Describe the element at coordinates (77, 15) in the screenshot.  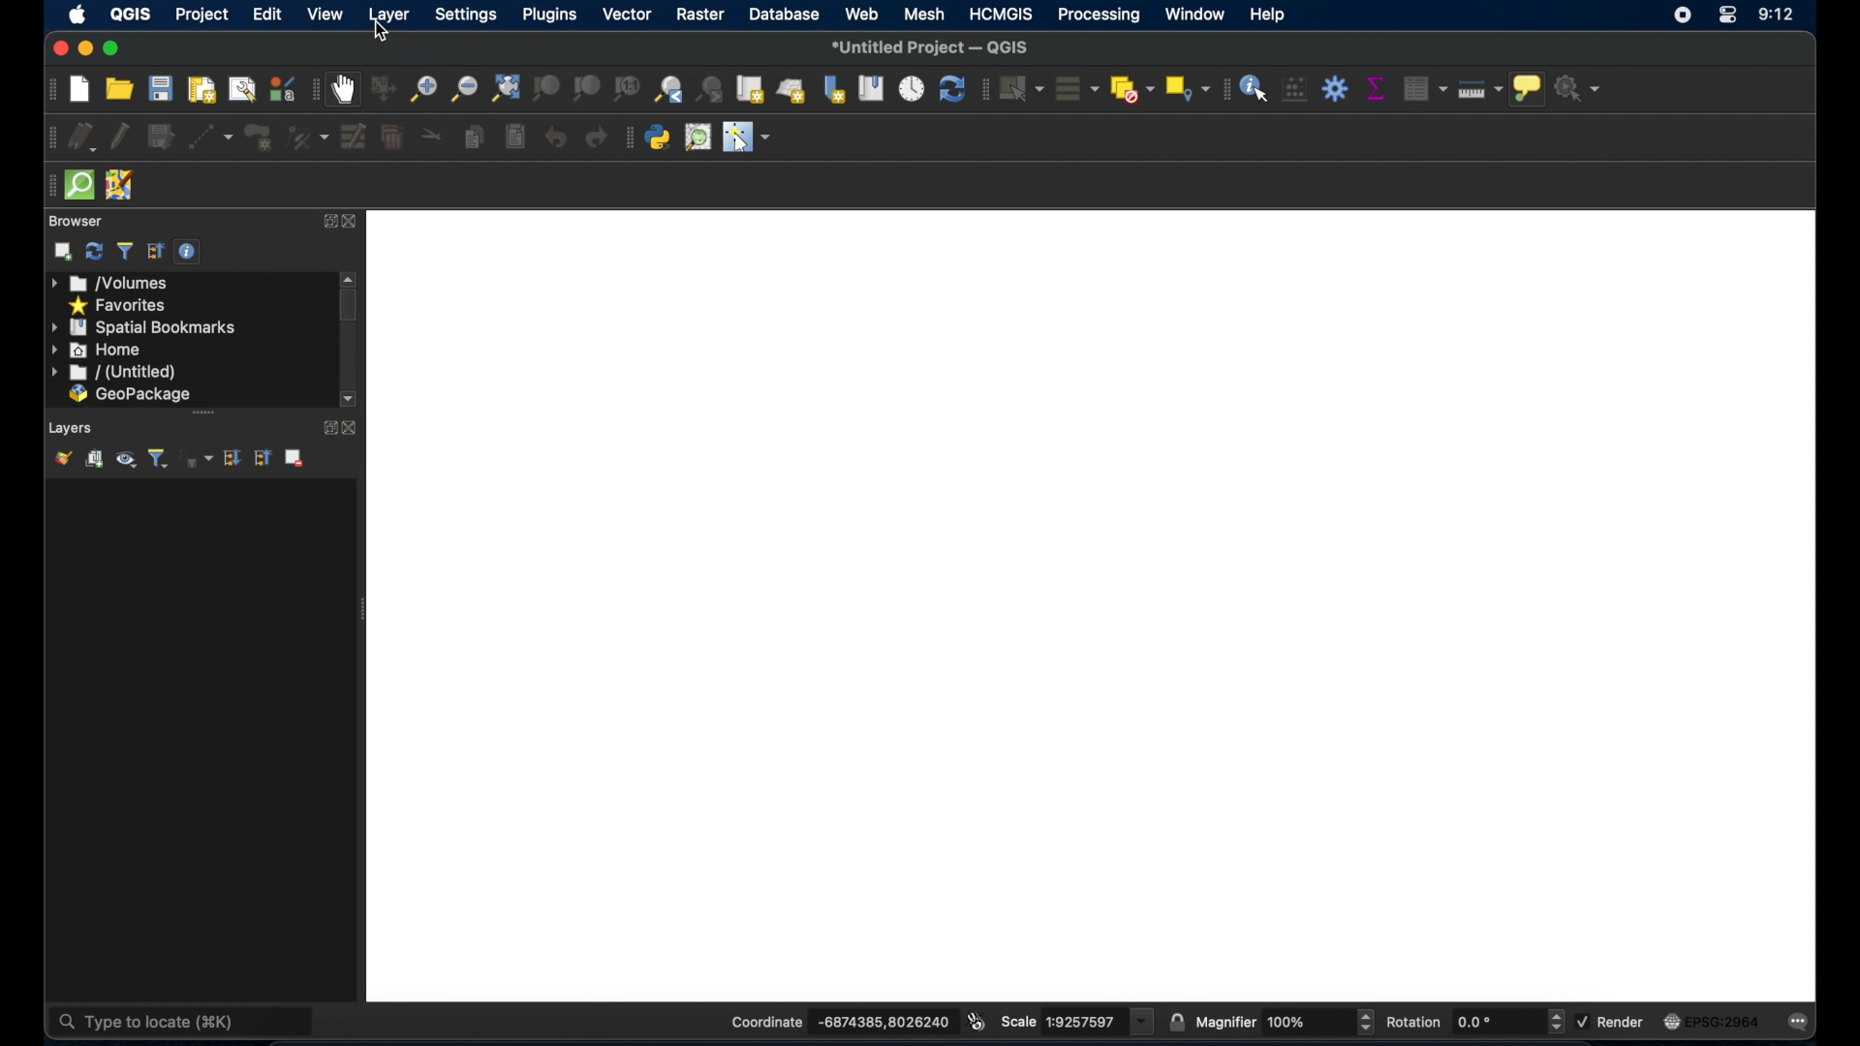
I see `appleicon` at that location.